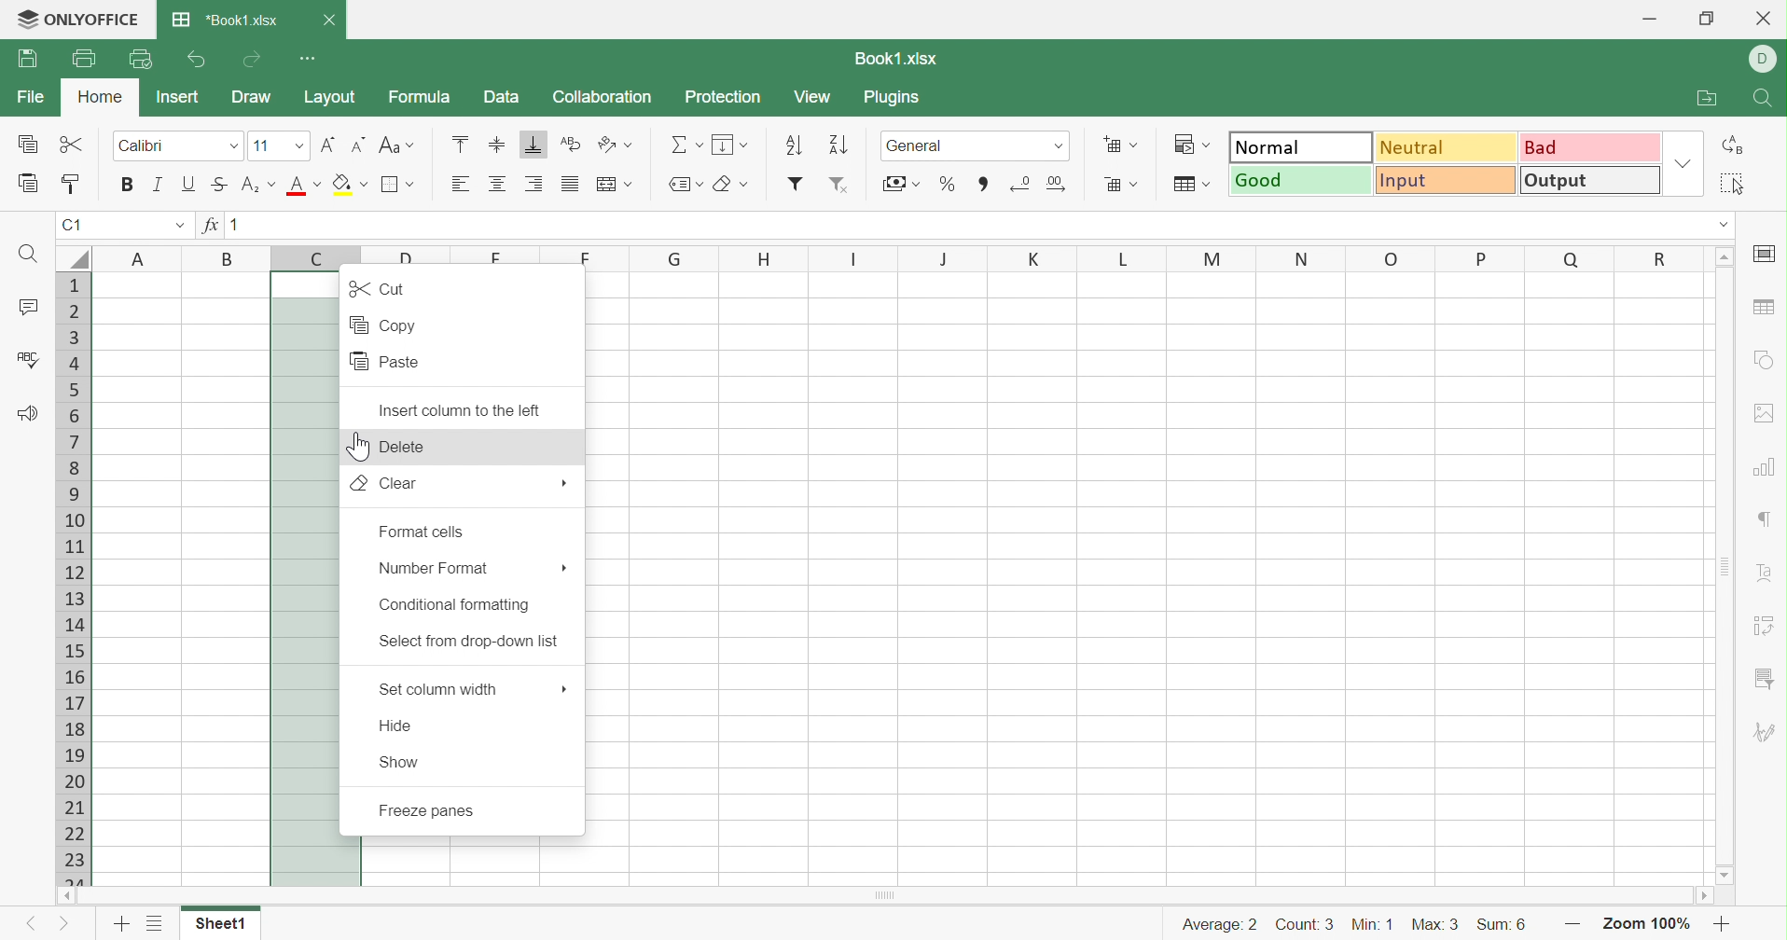 Image resolution: width=1787 pixels, height=940 pixels. I want to click on Remove filter, so click(843, 185).